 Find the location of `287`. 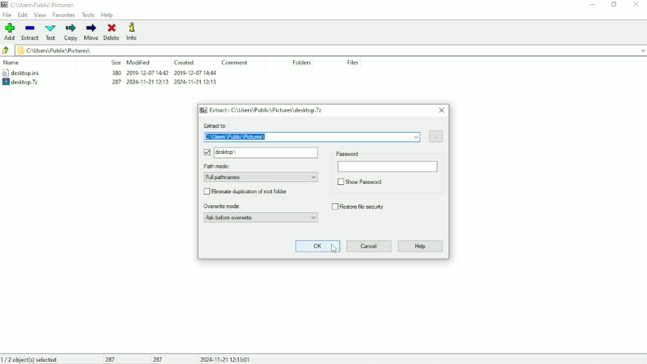

287 is located at coordinates (113, 359).